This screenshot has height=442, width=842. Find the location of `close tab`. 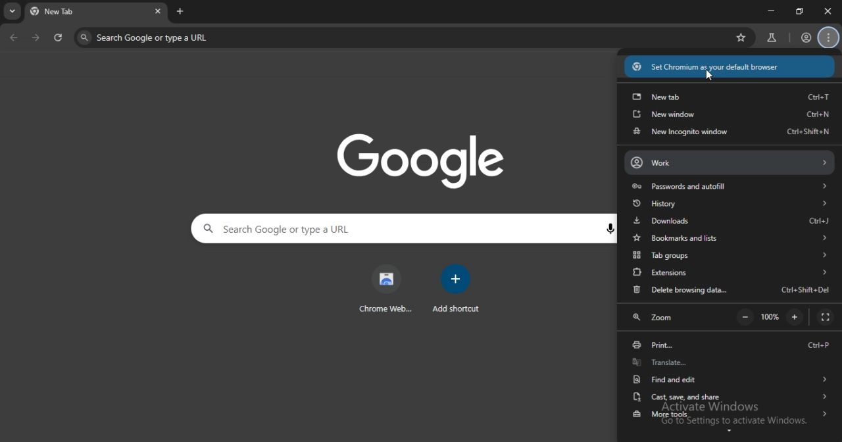

close tab is located at coordinates (828, 11).